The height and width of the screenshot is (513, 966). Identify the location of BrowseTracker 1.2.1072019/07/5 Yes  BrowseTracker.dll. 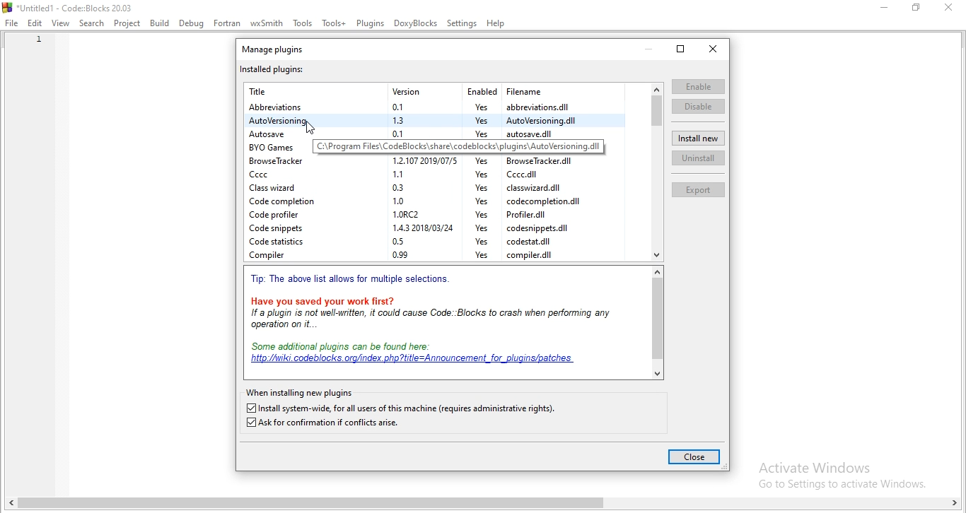
(411, 161).